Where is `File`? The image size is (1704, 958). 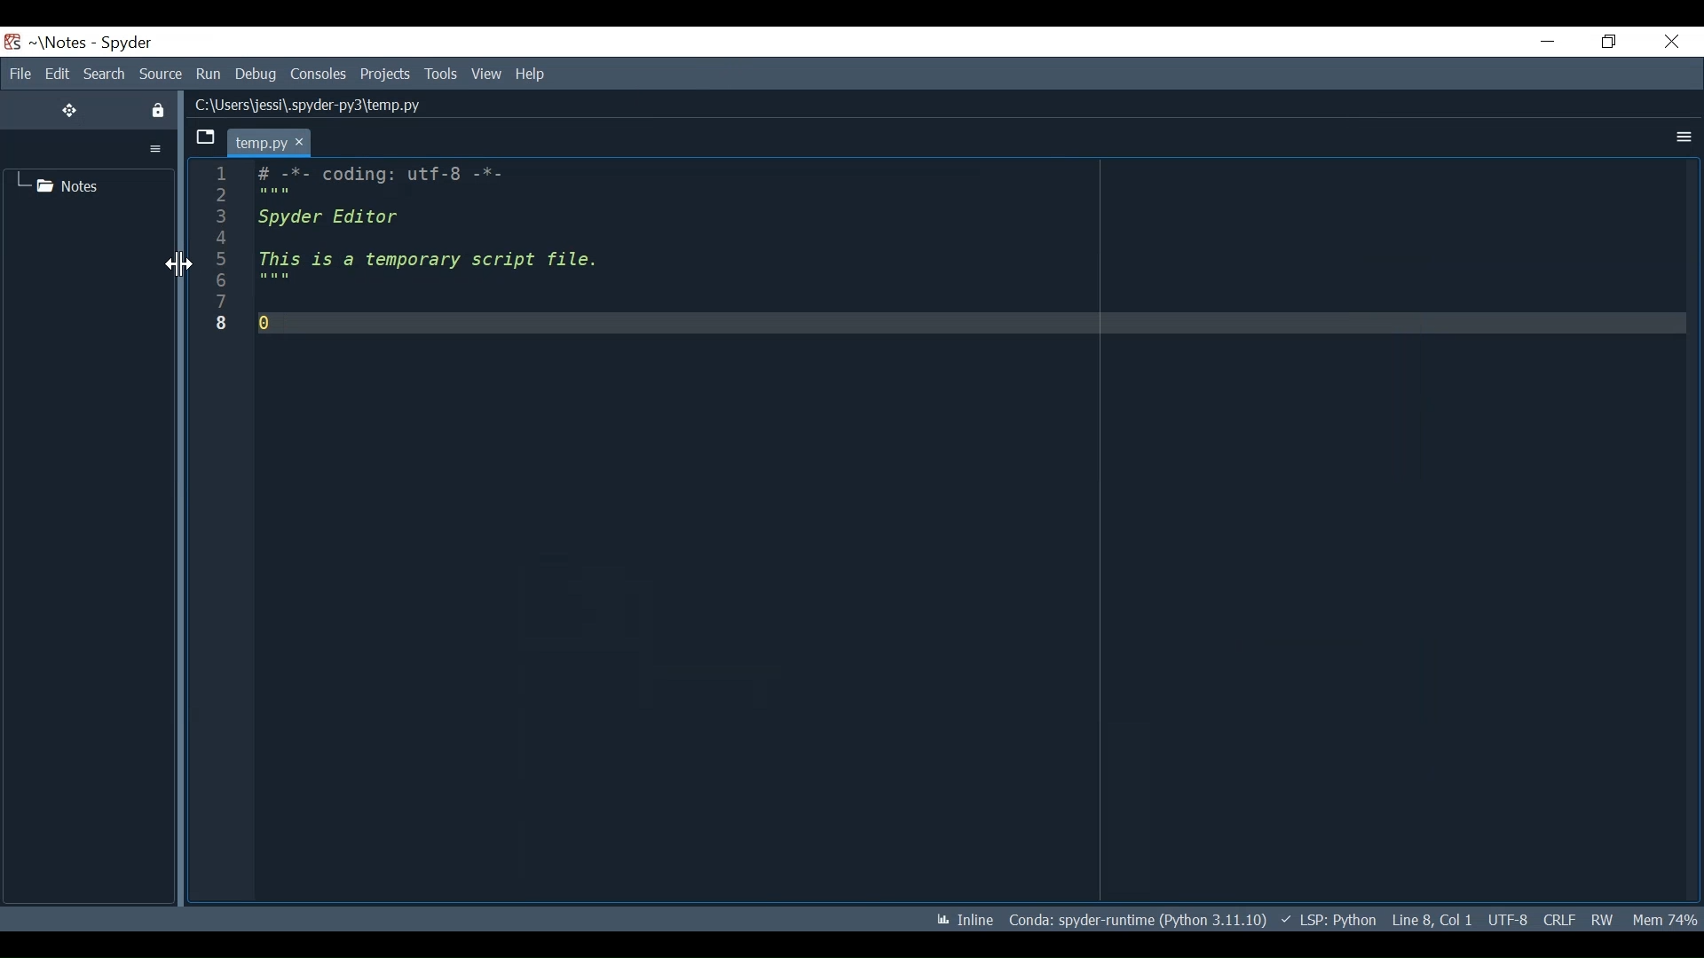 File is located at coordinates (18, 74).